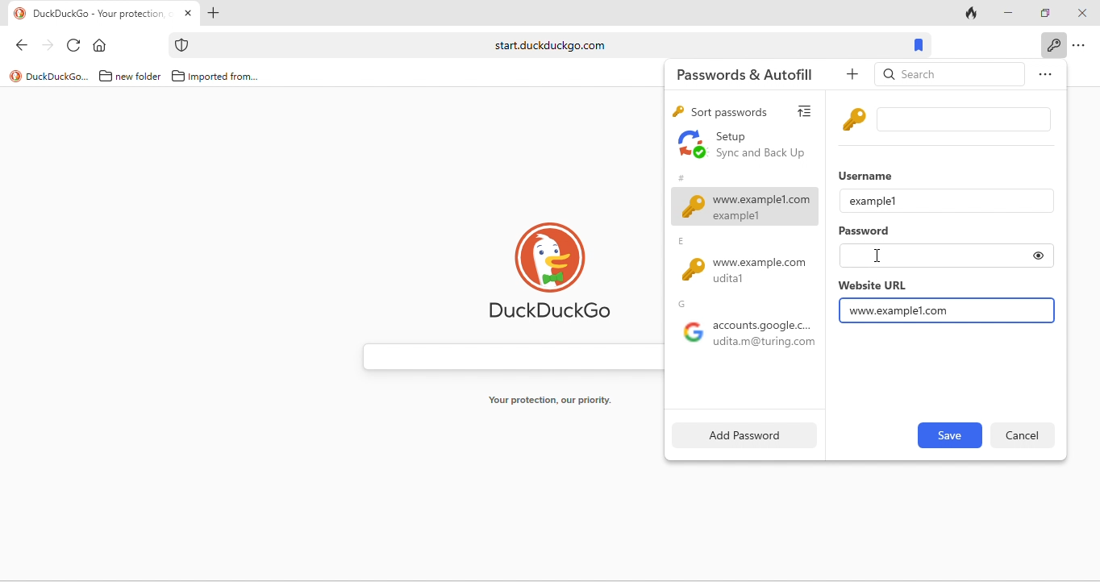  What do you see at coordinates (685, 304) in the screenshot?
I see `g` at bounding box center [685, 304].